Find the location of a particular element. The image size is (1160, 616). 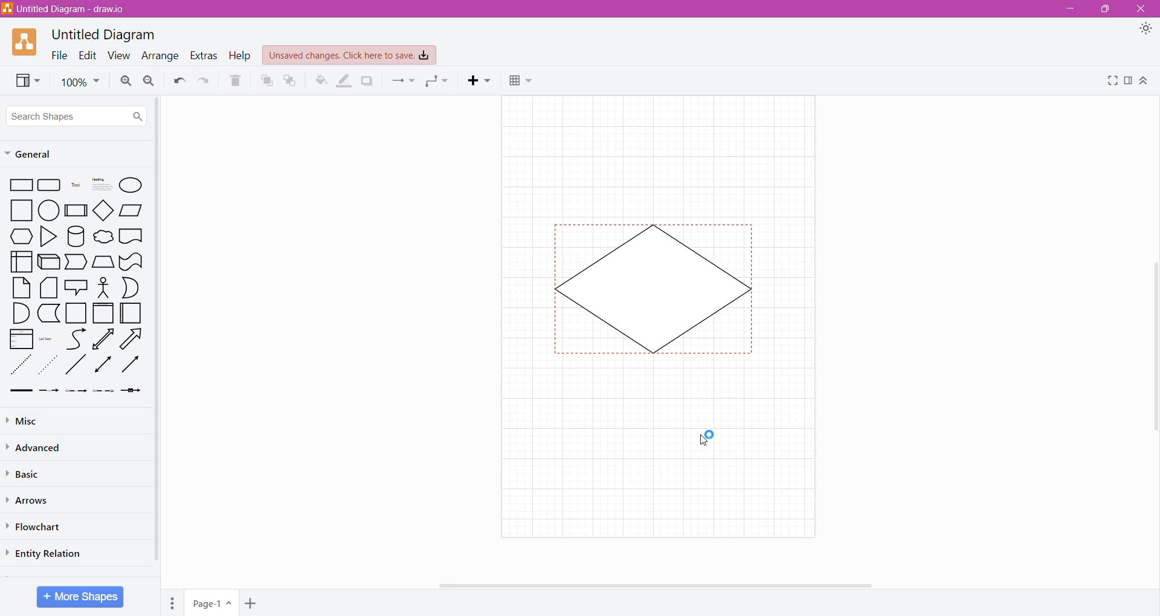

Application Name is located at coordinates (65, 10).